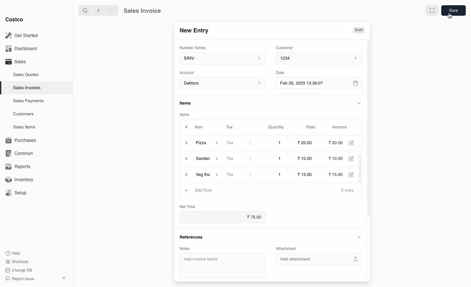 The image size is (471, 287). I want to click on Collapse, so click(64, 278).